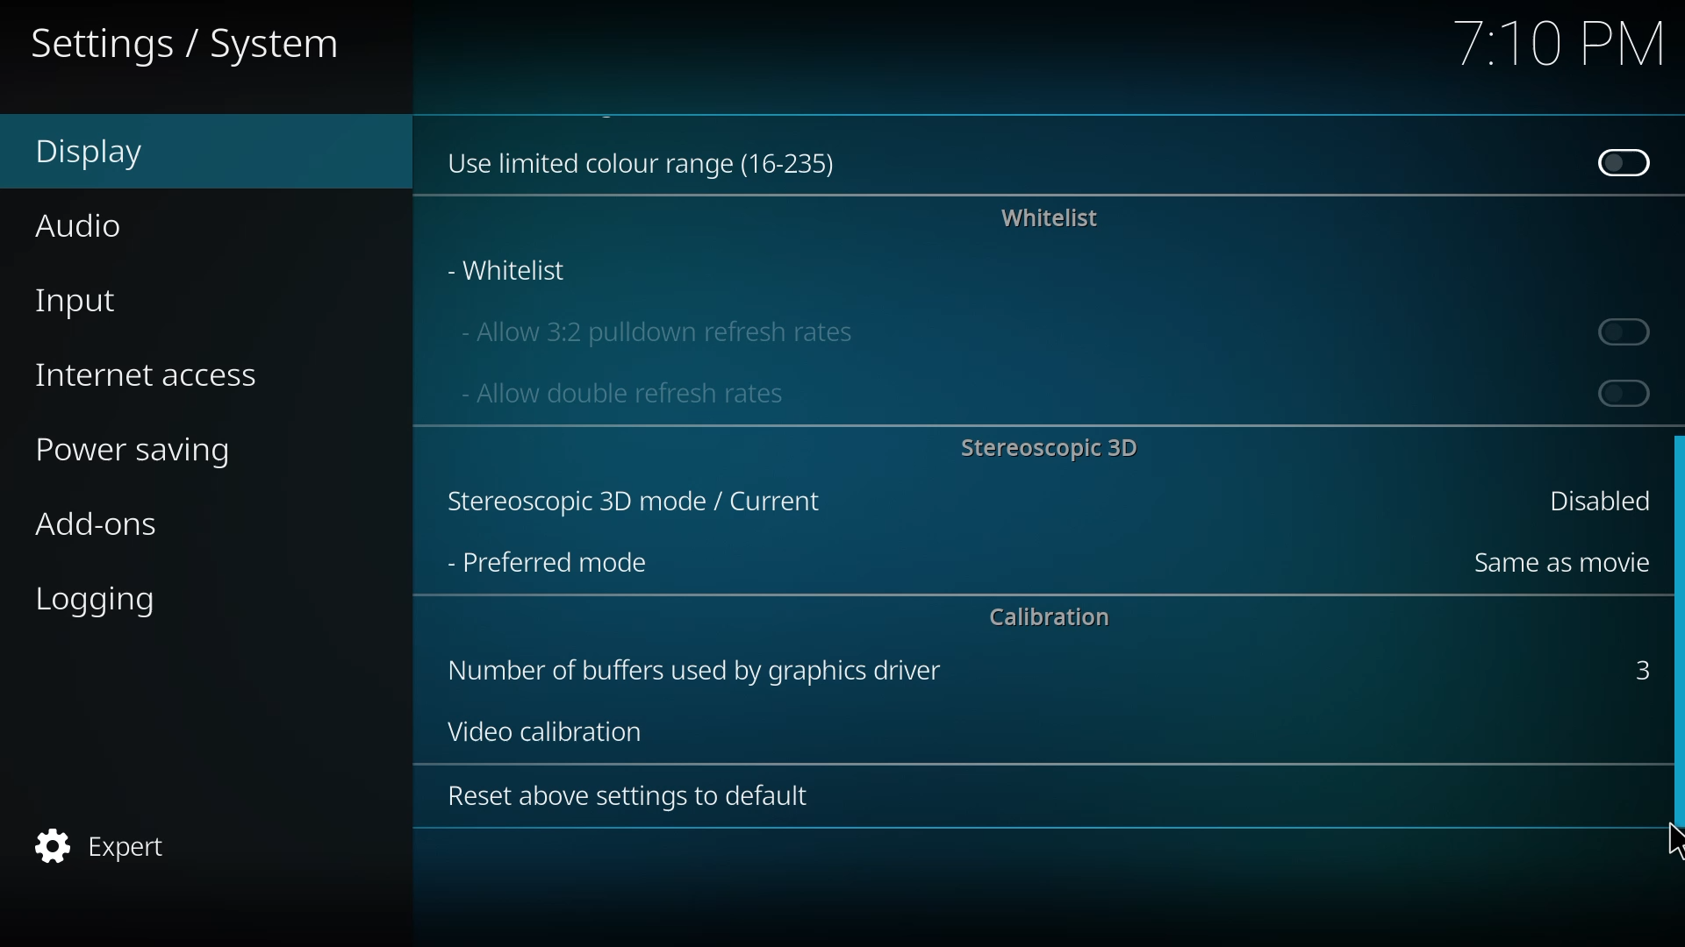 This screenshot has width=1685, height=947. Describe the element at coordinates (627, 797) in the screenshot. I see `reset` at that location.